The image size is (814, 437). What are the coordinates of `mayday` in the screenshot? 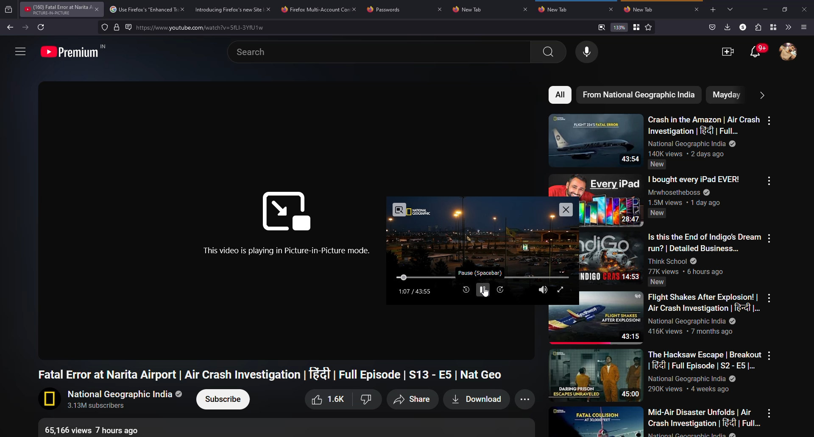 It's located at (725, 94).